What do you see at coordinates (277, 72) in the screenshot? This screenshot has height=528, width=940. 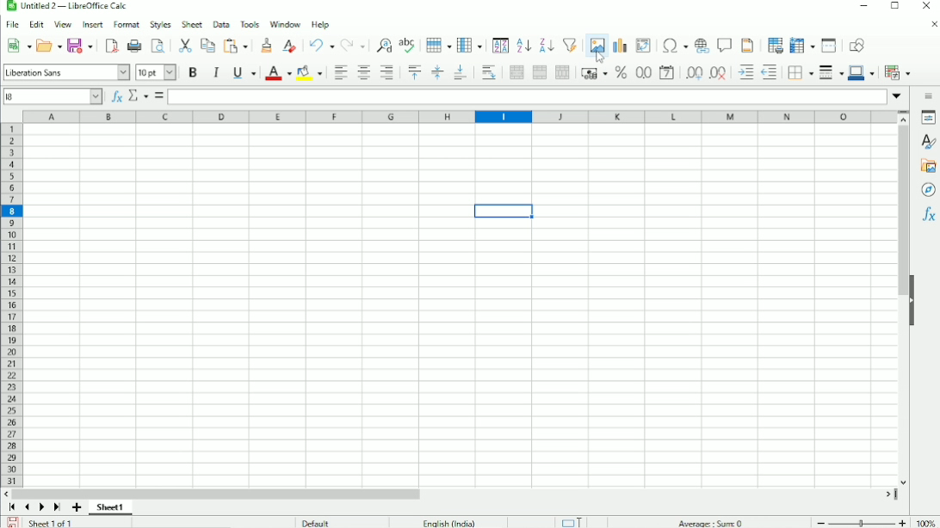 I see `Font color` at bounding box center [277, 72].